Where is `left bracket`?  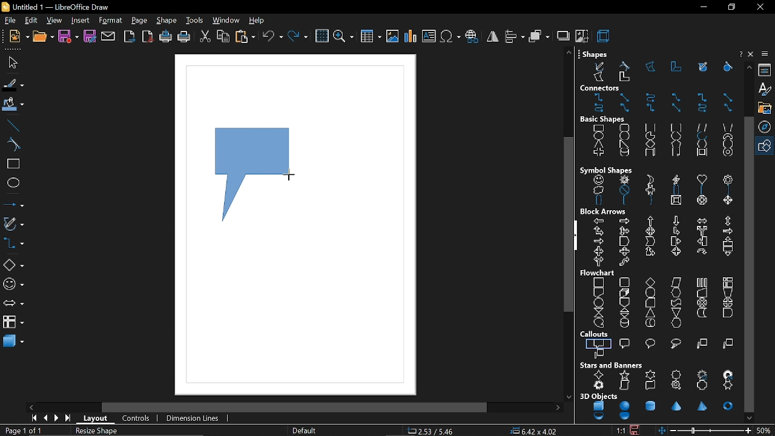
left bracket is located at coordinates (702, 191).